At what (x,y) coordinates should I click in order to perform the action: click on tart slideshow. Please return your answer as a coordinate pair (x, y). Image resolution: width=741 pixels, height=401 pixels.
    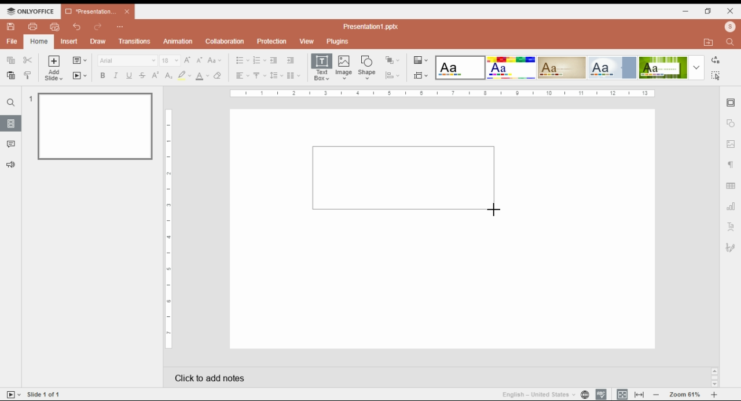
    Looking at the image, I should click on (14, 394).